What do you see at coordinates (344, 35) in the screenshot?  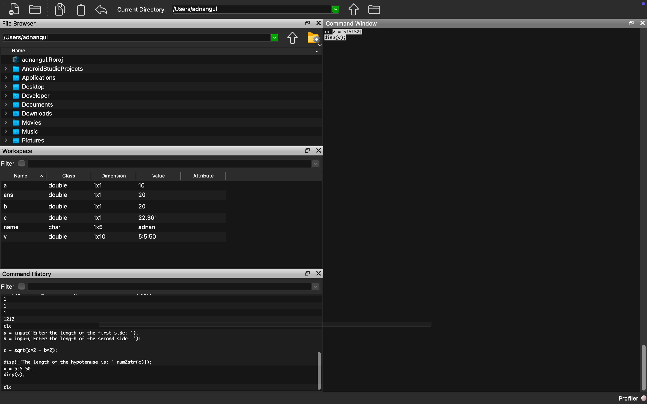 I see `>> v = 5:5:50;  disp(v);` at bounding box center [344, 35].